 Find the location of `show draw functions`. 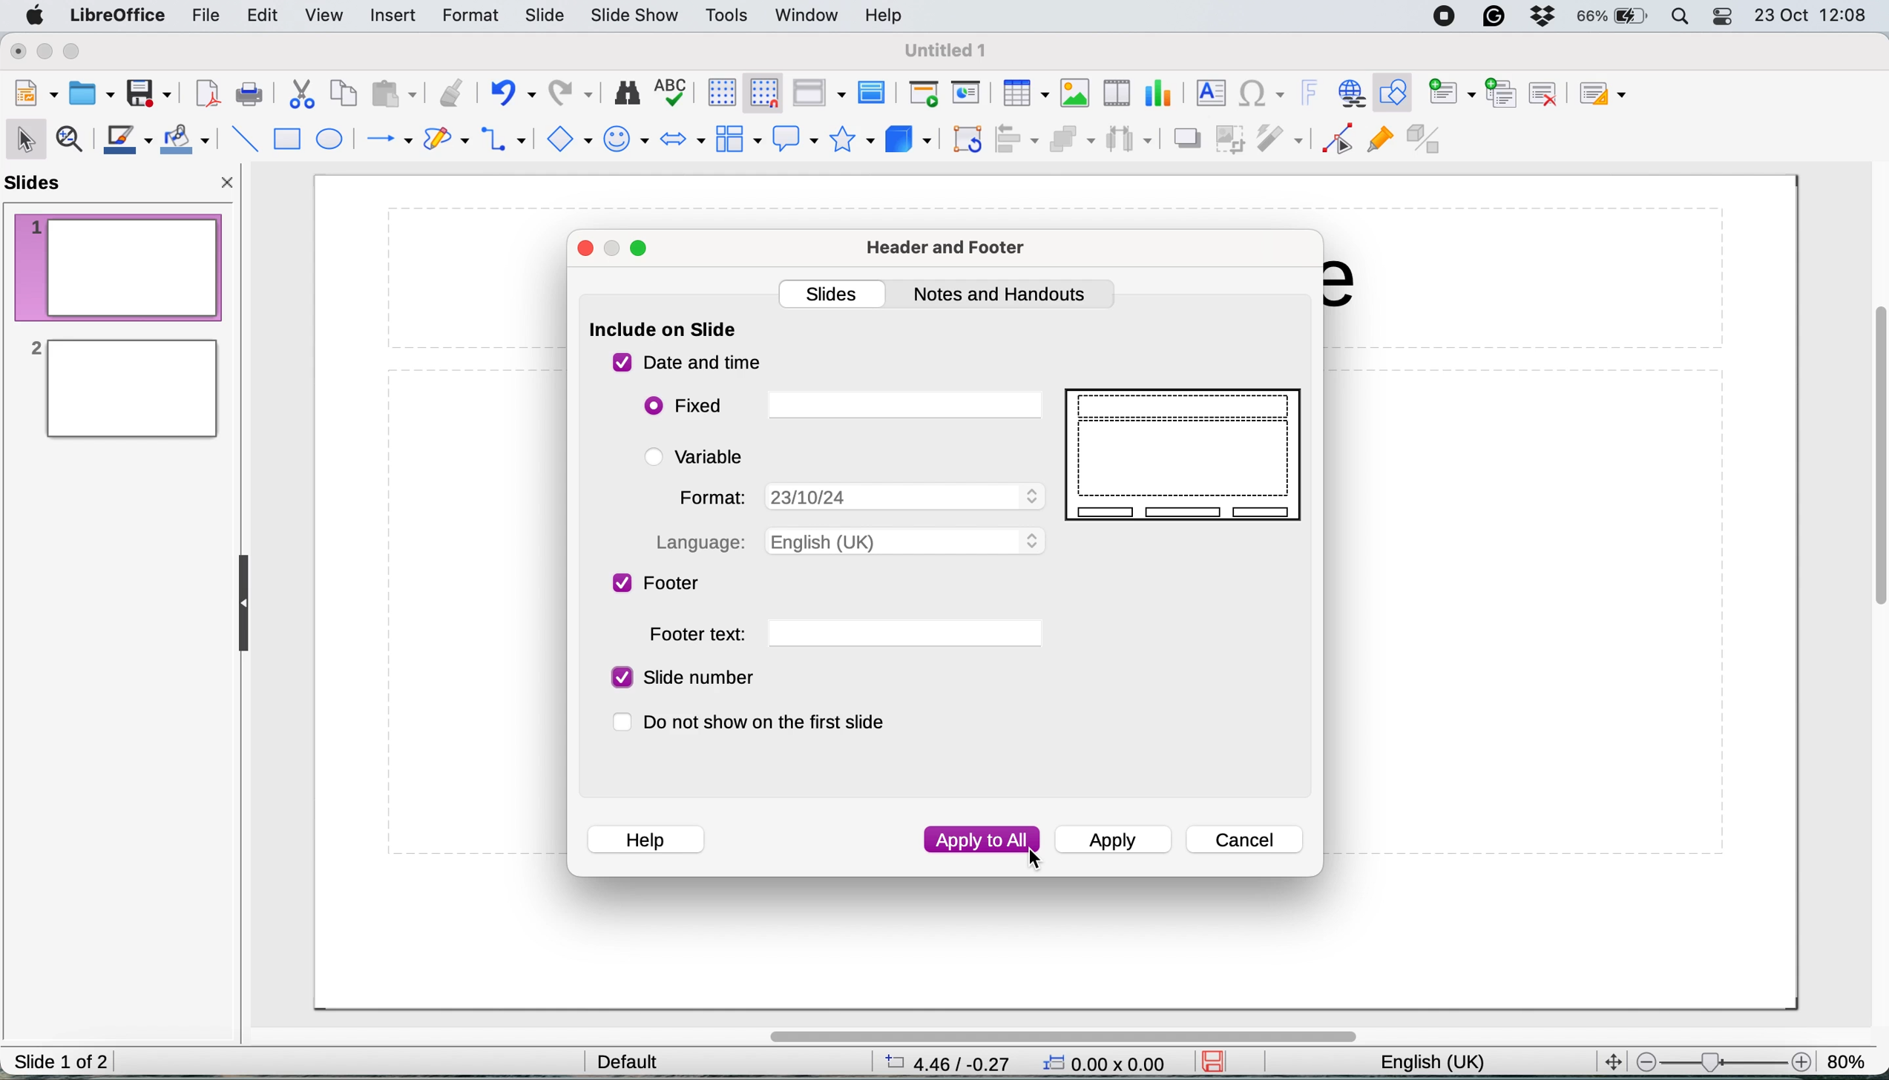

show draw functions is located at coordinates (1397, 93).